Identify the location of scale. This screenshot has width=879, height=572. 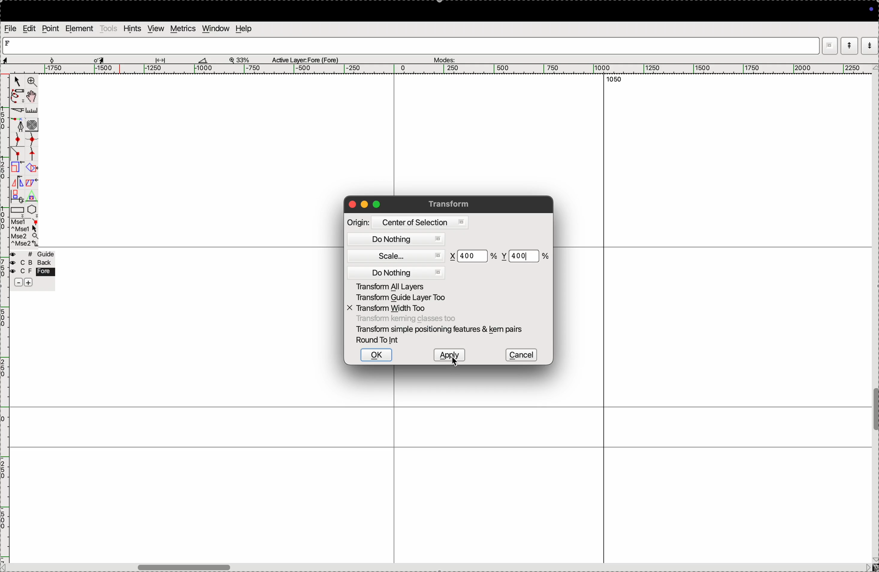
(399, 257).